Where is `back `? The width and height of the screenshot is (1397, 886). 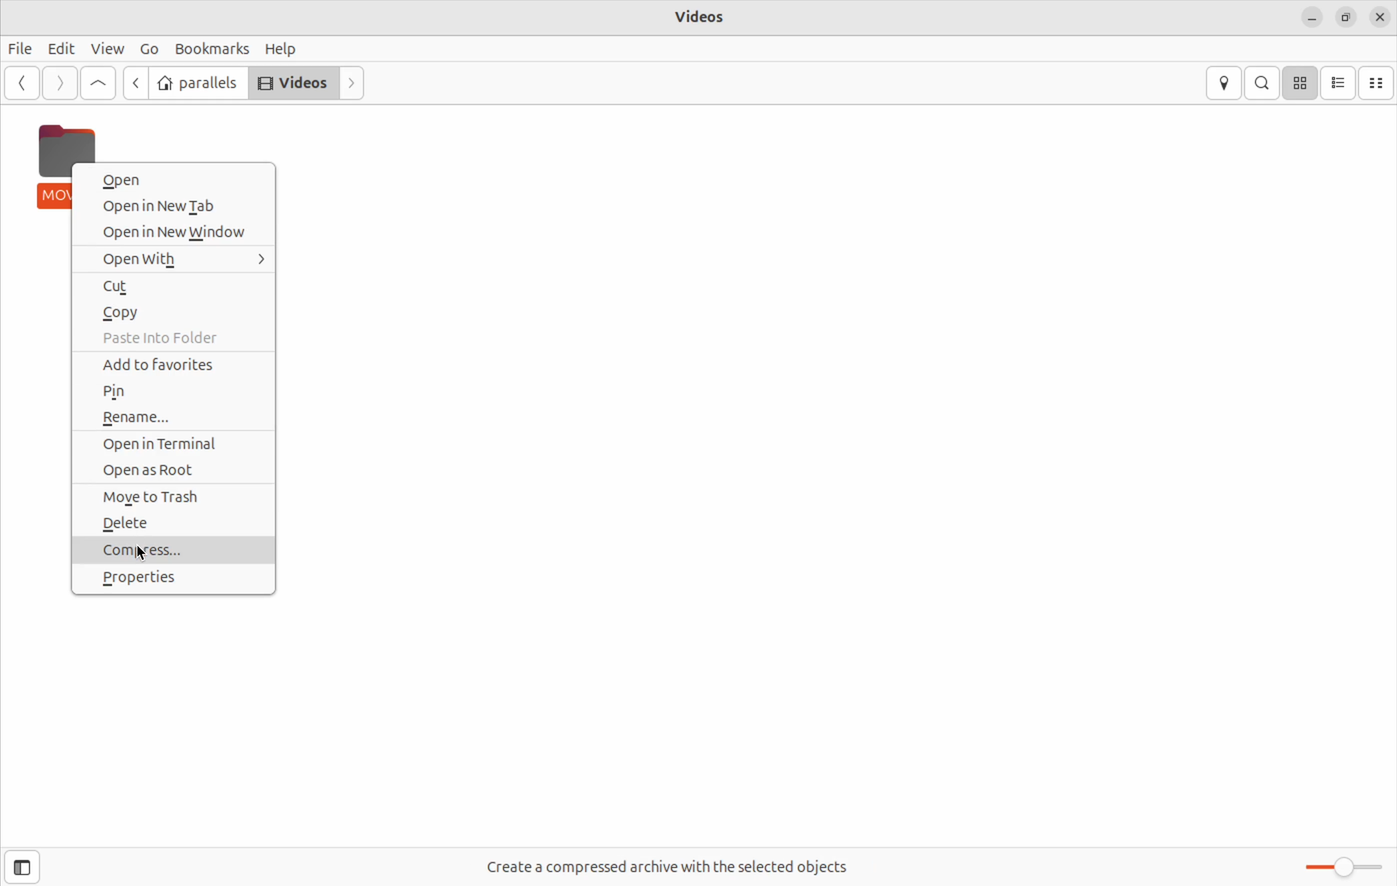
back  is located at coordinates (24, 83).